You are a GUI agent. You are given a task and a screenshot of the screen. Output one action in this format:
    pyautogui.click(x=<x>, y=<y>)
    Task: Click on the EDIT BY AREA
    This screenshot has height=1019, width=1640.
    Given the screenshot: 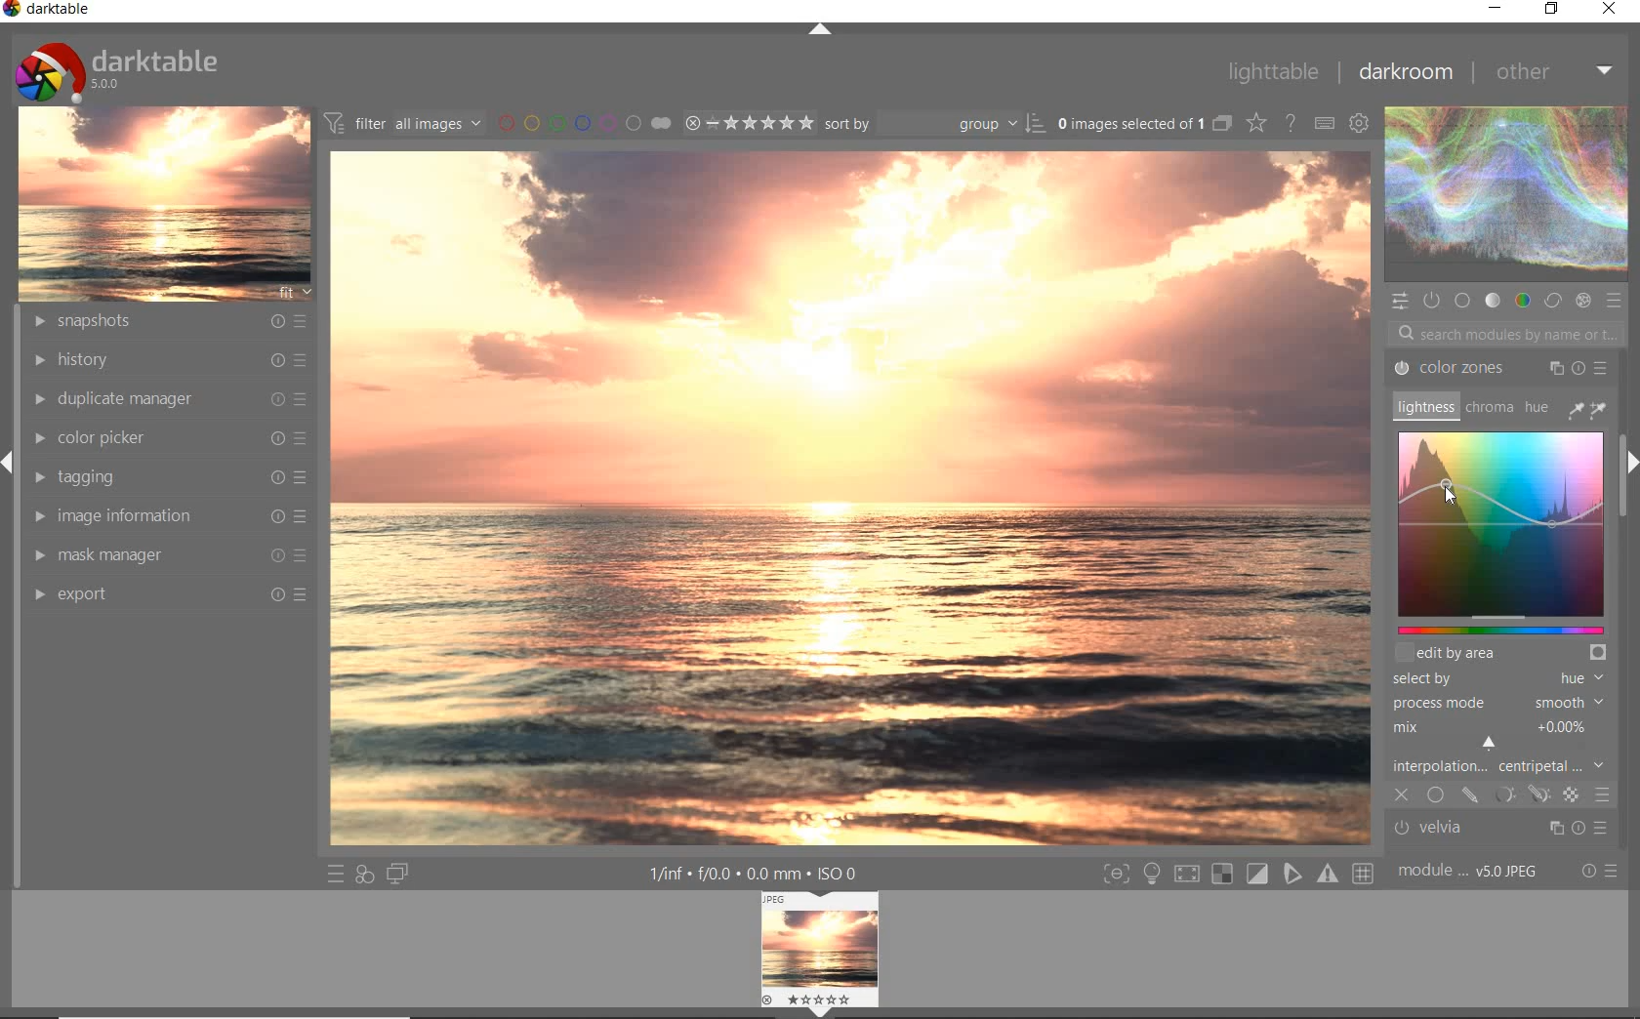 What is the action you would take?
    pyautogui.click(x=1503, y=651)
    